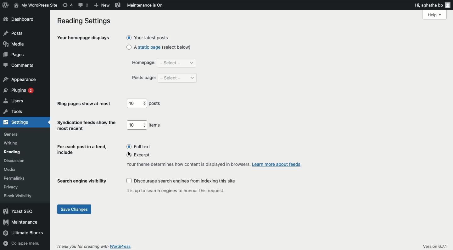 This screenshot has width=453, height=250. What do you see at coordinates (102, 5) in the screenshot?
I see `add new` at bounding box center [102, 5].